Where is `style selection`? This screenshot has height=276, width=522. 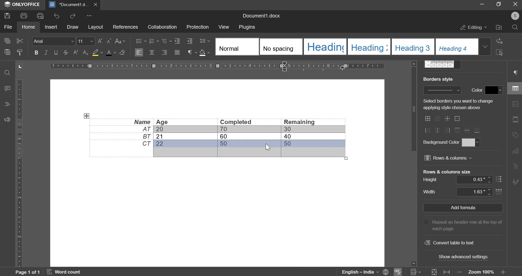
style selection is located at coordinates (353, 47).